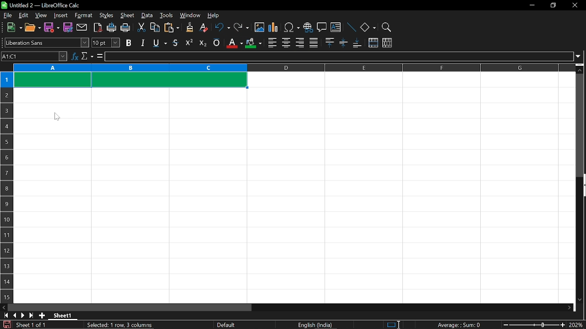 This screenshot has width=586, height=329. What do you see at coordinates (61, 16) in the screenshot?
I see `insert` at bounding box center [61, 16].